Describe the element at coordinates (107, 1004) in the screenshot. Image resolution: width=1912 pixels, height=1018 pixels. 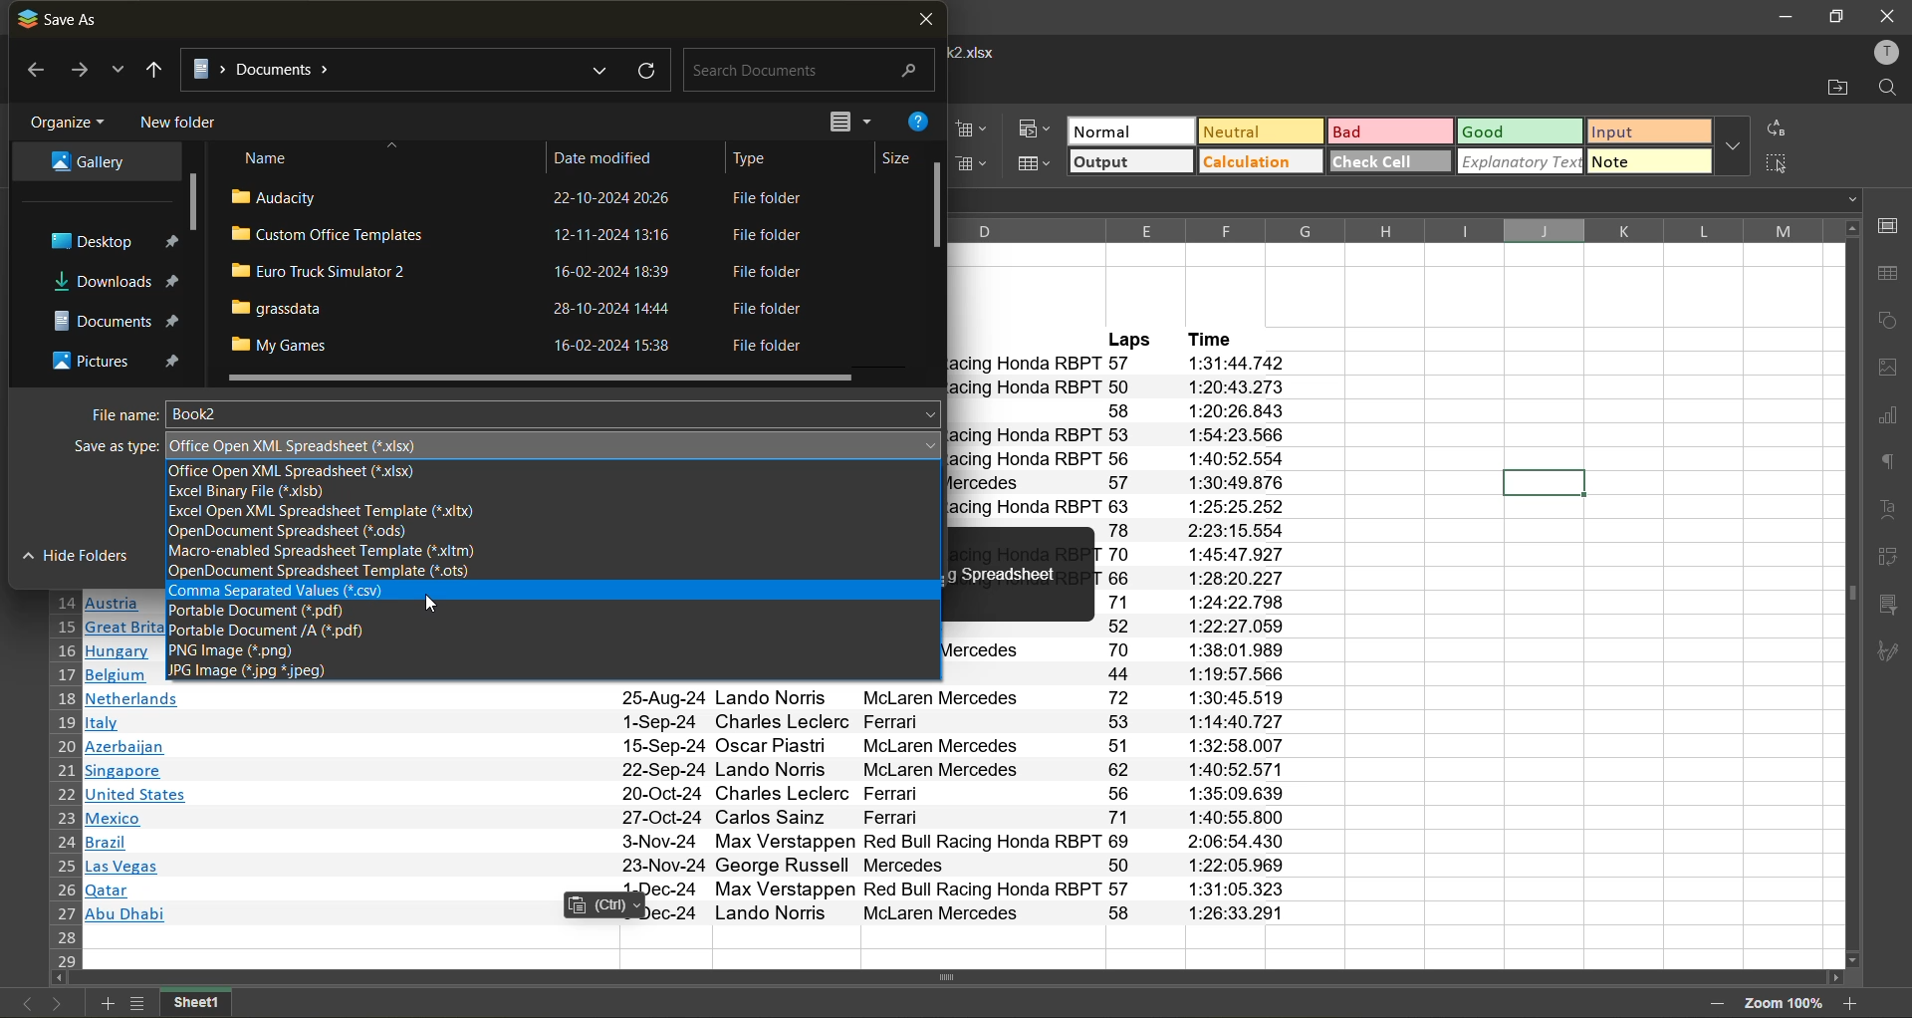
I see `add new sheet` at that location.